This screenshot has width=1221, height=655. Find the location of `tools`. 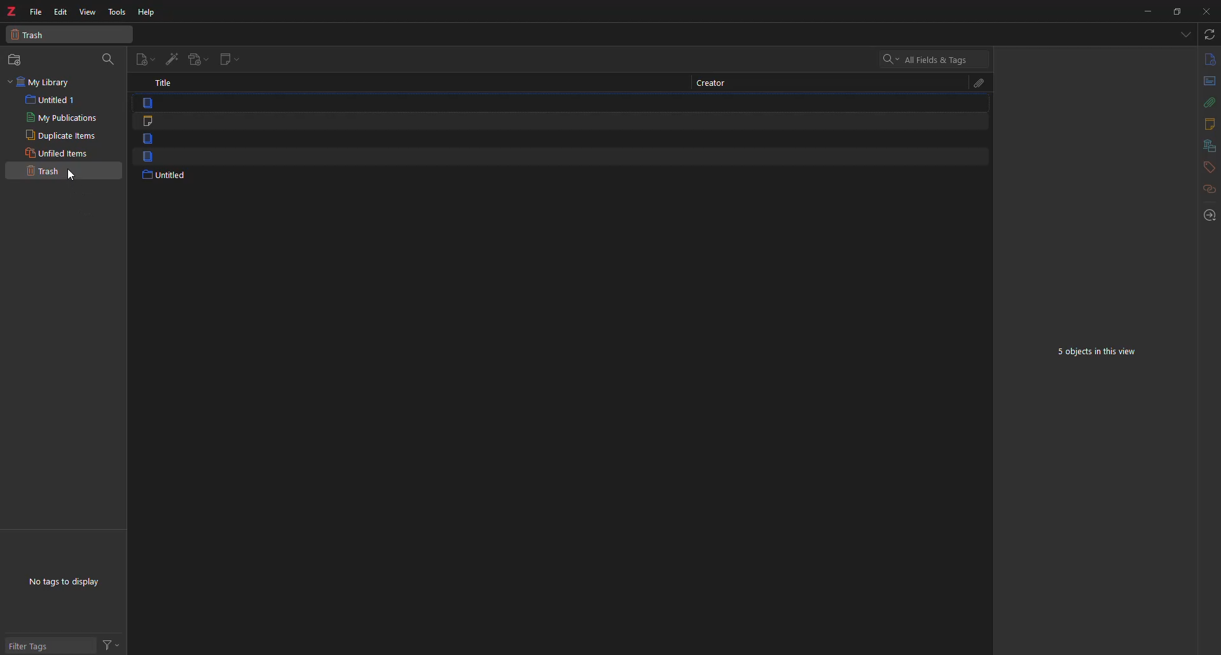

tools is located at coordinates (117, 12).